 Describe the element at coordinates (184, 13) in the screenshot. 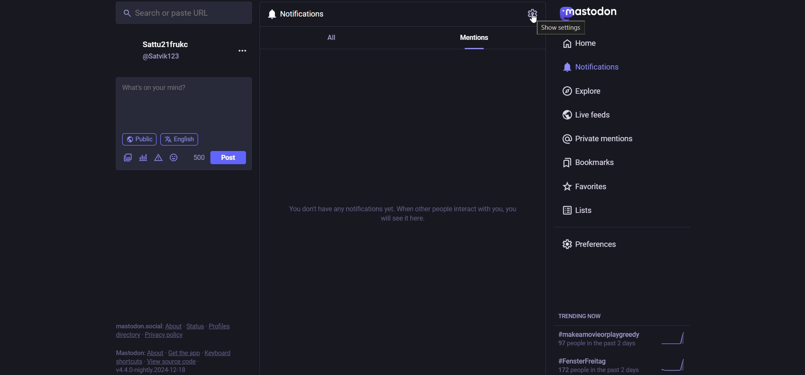

I see `Search or paste URL` at that location.